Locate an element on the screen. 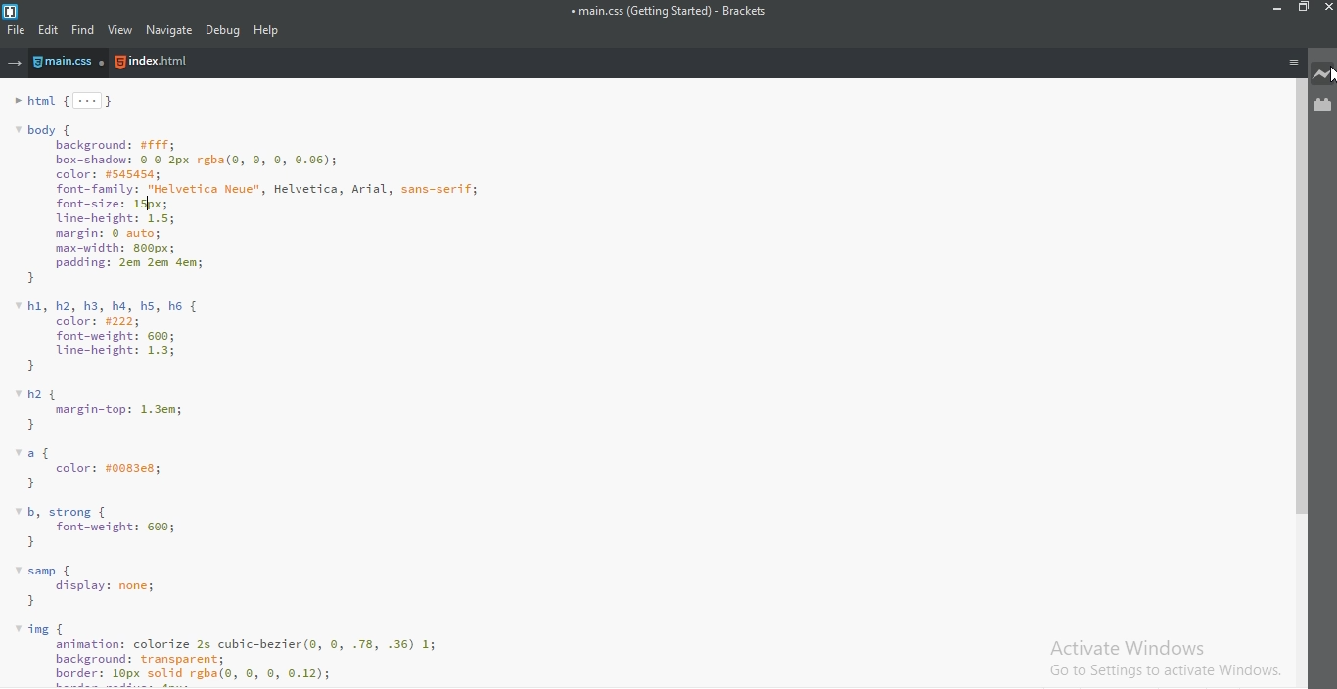 This screenshot has width=1337, height=689. view is located at coordinates (121, 31).